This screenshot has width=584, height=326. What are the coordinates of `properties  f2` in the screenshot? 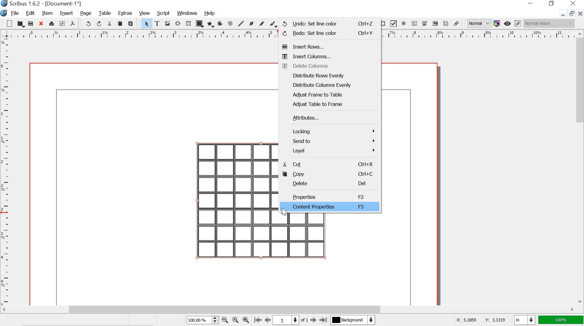 It's located at (331, 196).